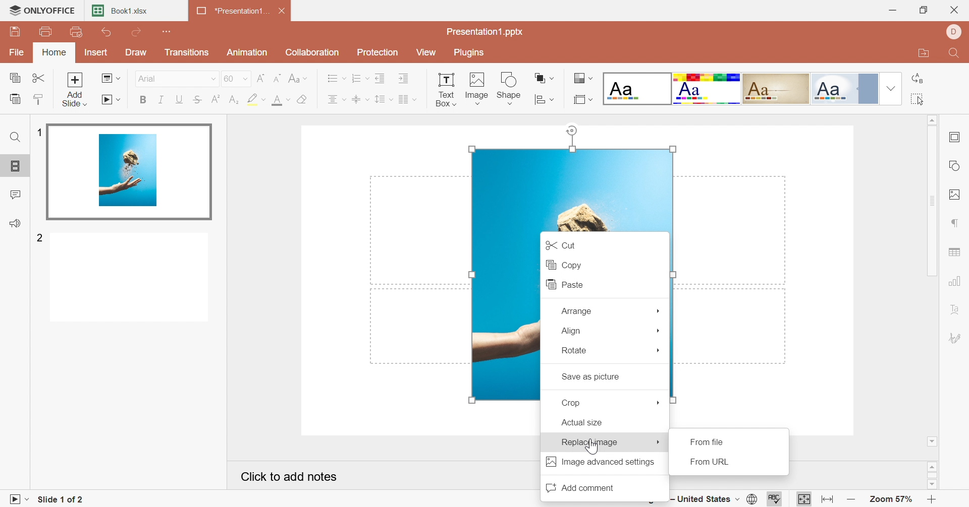 The height and width of the screenshot is (507, 969). Describe the element at coordinates (298, 77) in the screenshot. I see `Change case` at that location.